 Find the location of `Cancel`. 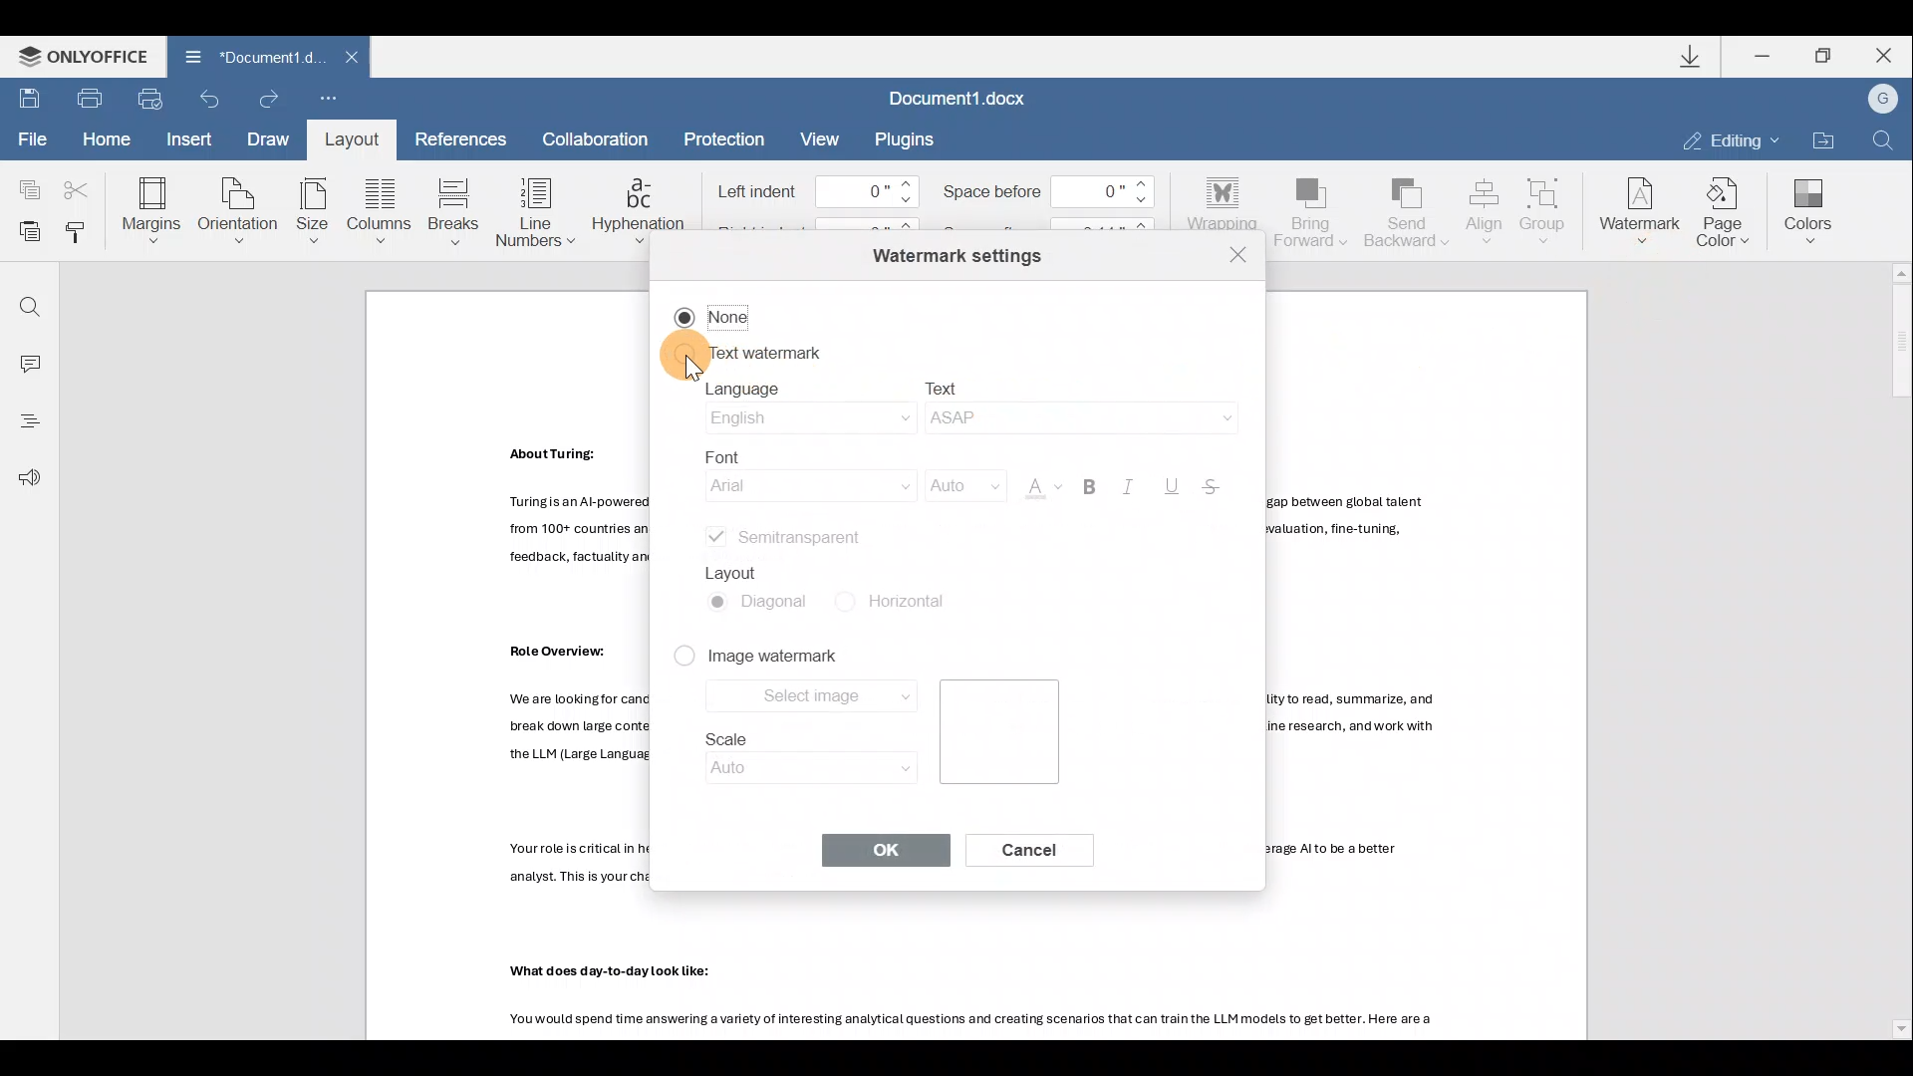

Cancel is located at coordinates (1044, 856).